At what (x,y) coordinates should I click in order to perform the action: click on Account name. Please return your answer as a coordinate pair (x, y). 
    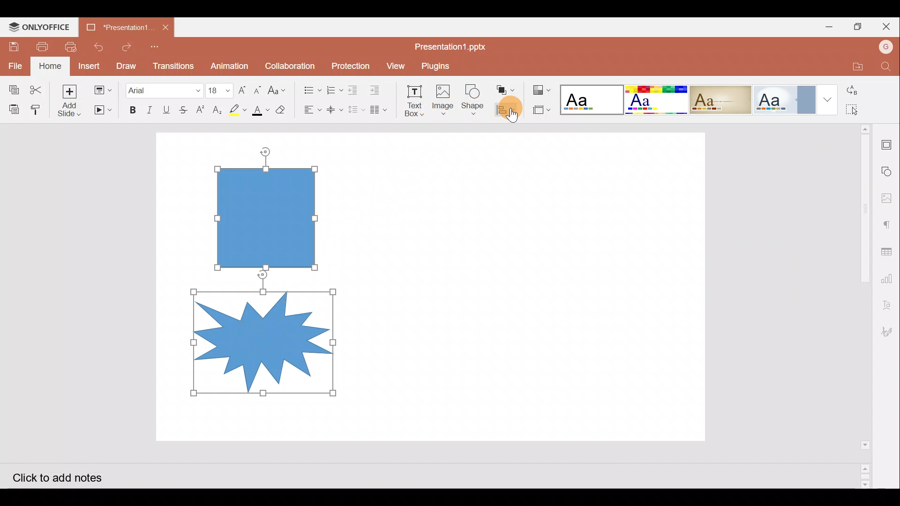
    Looking at the image, I should click on (886, 48).